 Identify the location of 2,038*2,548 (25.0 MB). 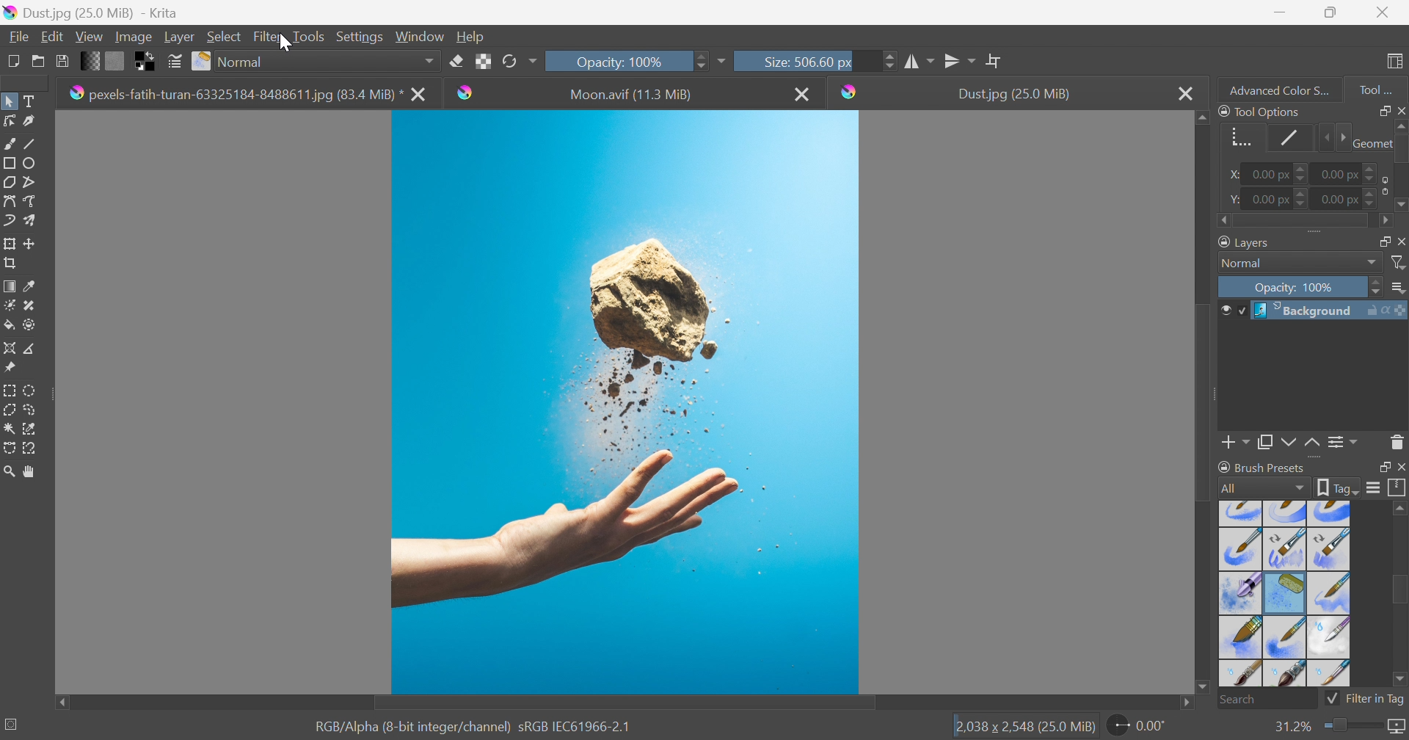
(1025, 728).